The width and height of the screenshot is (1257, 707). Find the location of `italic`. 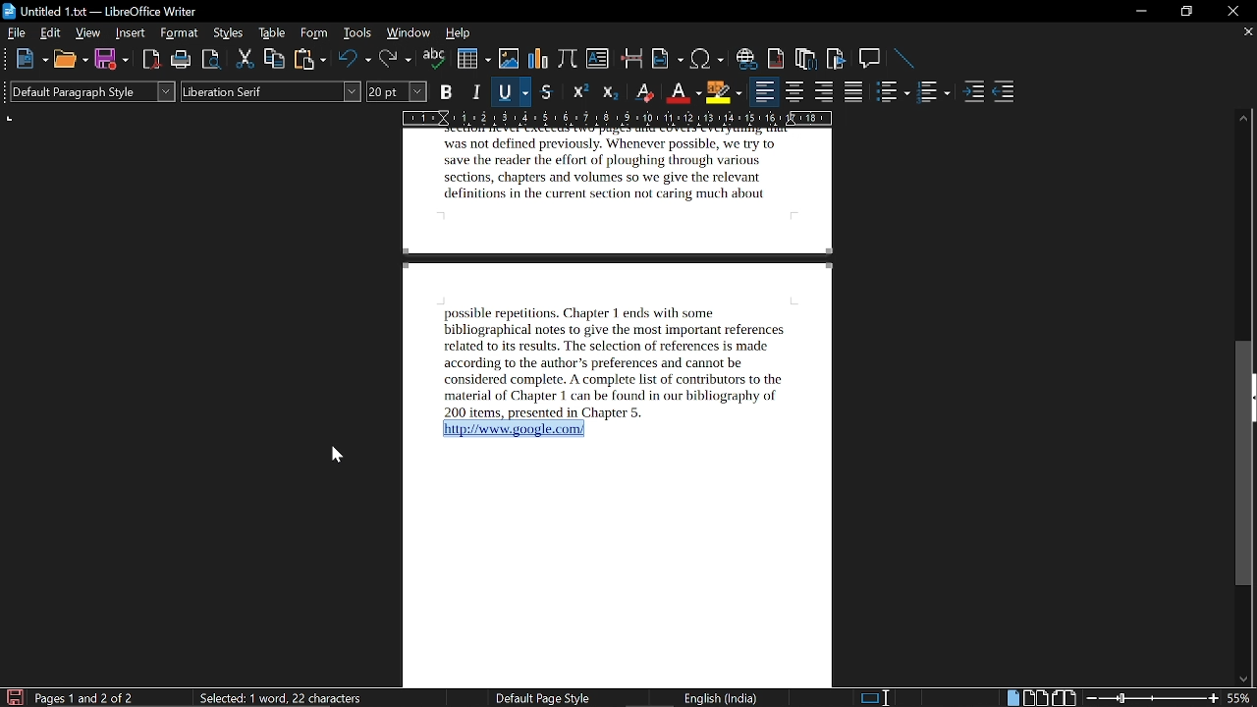

italic is located at coordinates (479, 90).